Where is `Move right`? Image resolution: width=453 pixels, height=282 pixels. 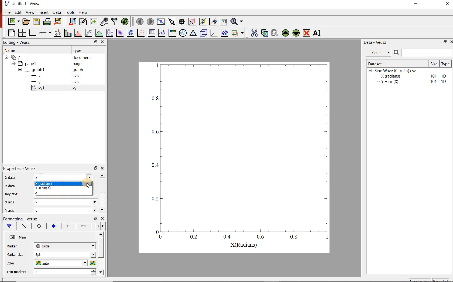
Move right is located at coordinates (104, 226).